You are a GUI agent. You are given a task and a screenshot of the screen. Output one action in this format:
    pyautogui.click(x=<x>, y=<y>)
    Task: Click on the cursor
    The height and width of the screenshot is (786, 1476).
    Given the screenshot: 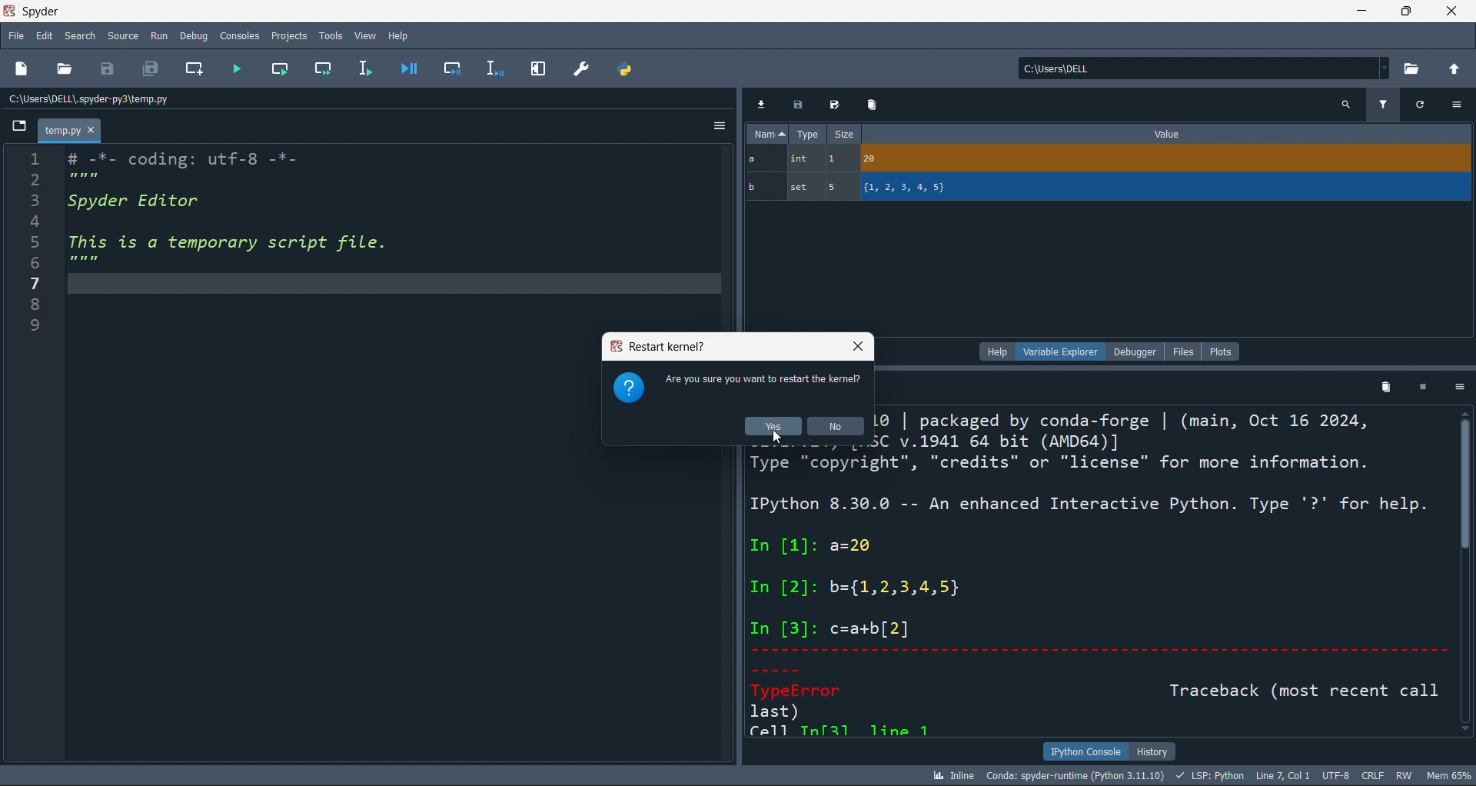 What is the action you would take?
    pyautogui.click(x=779, y=438)
    